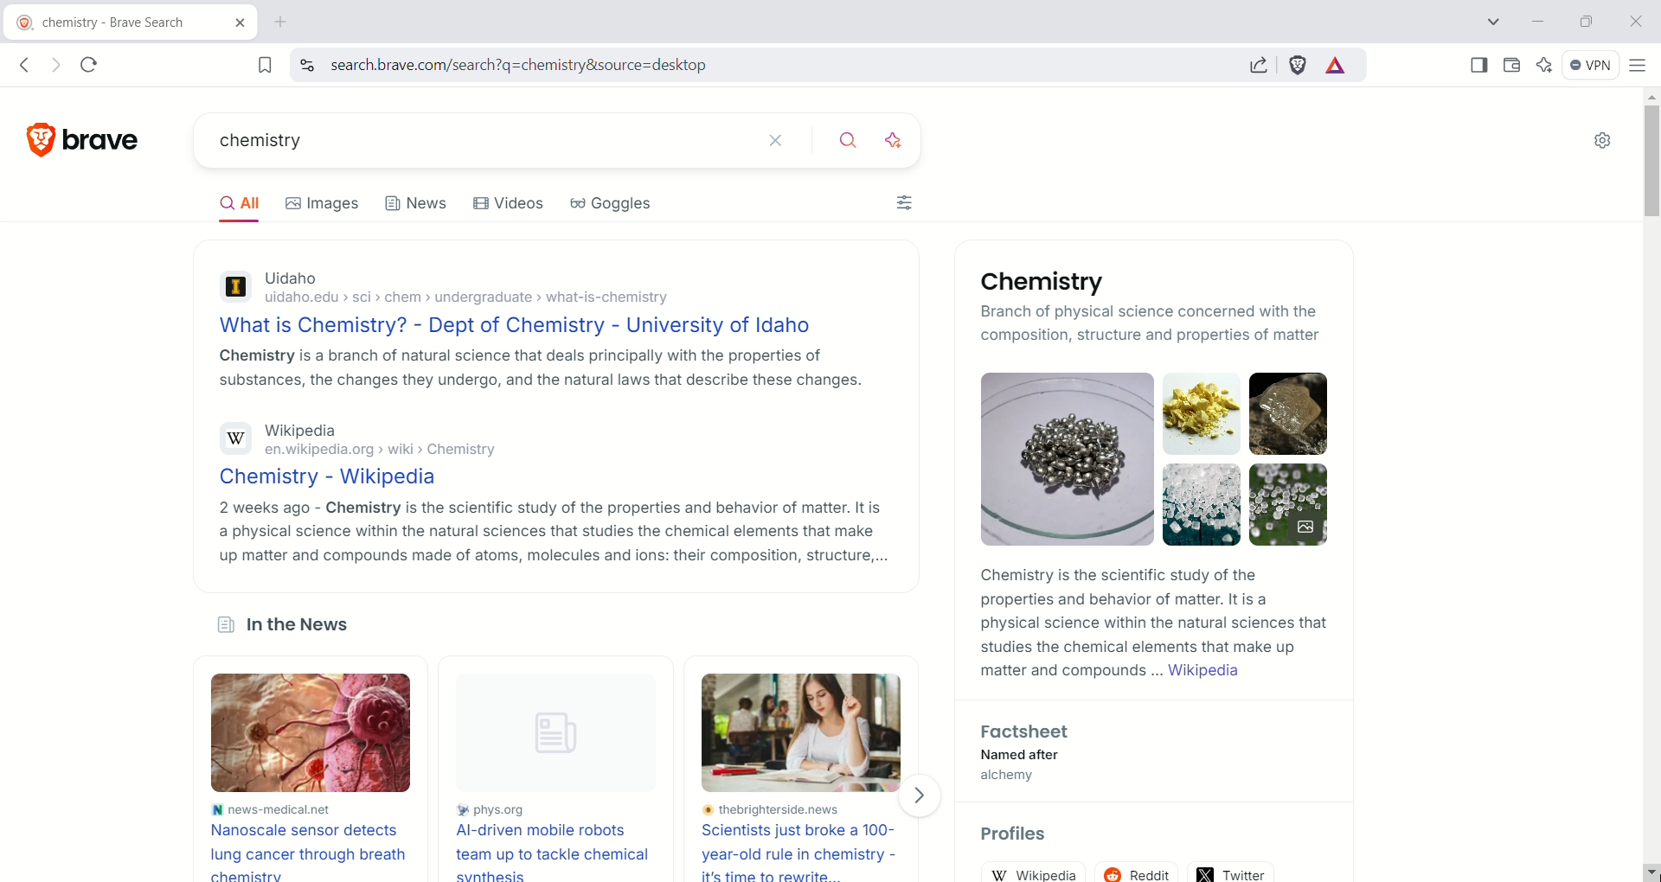 The height and width of the screenshot is (882, 1661). I want to click on go back, so click(23, 66).